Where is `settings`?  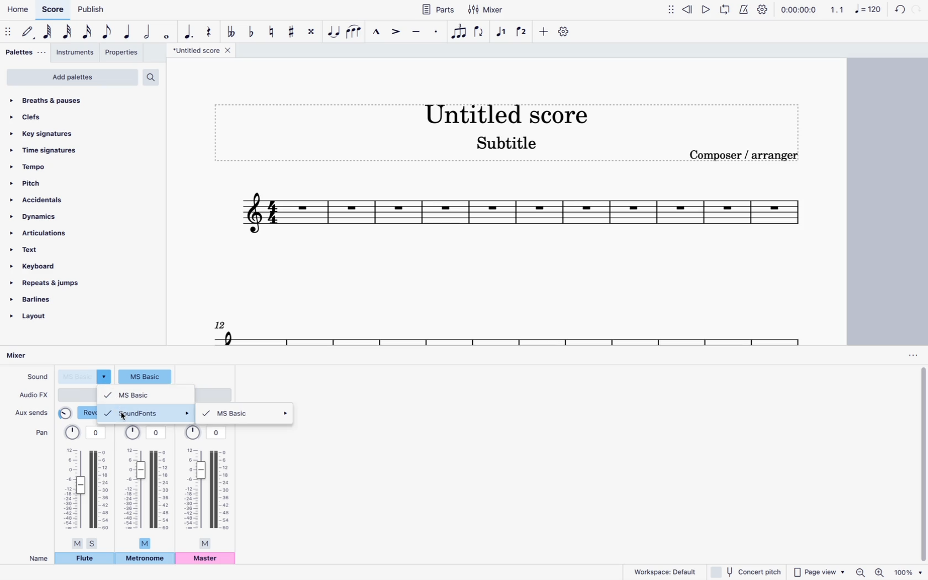 settings is located at coordinates (565, 31).